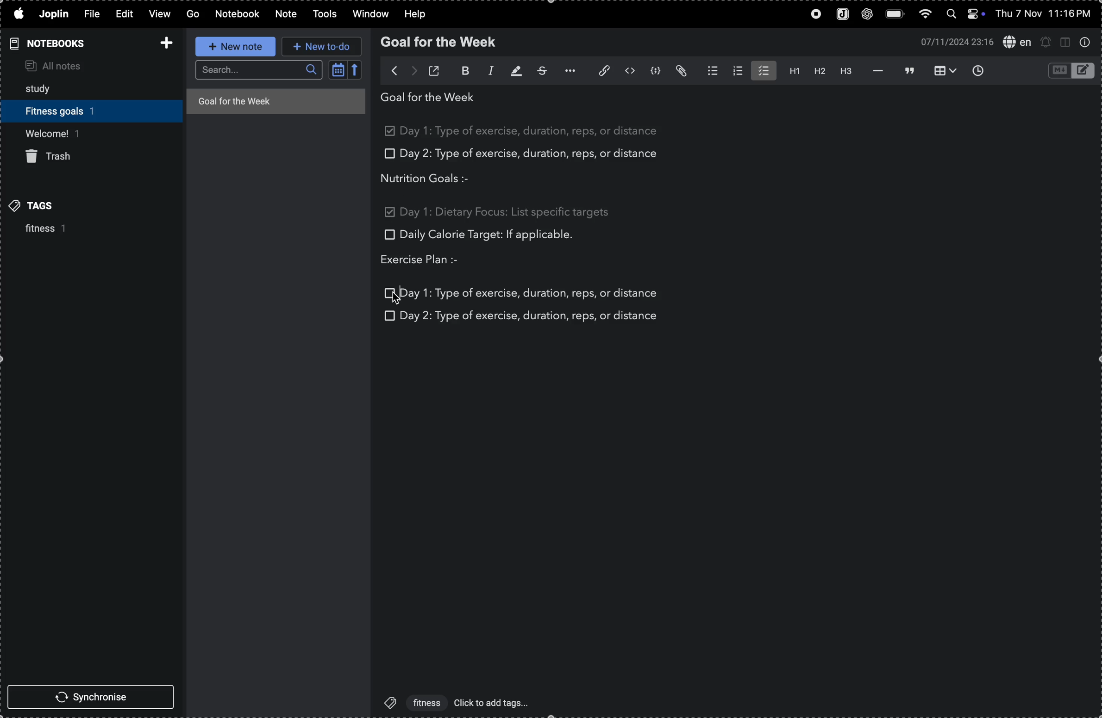 The image size is (1102, 718). What do you see at coordinates (432, 99) in the screenshot?
I see `goal for the week ` at bounding box center [432, 99].